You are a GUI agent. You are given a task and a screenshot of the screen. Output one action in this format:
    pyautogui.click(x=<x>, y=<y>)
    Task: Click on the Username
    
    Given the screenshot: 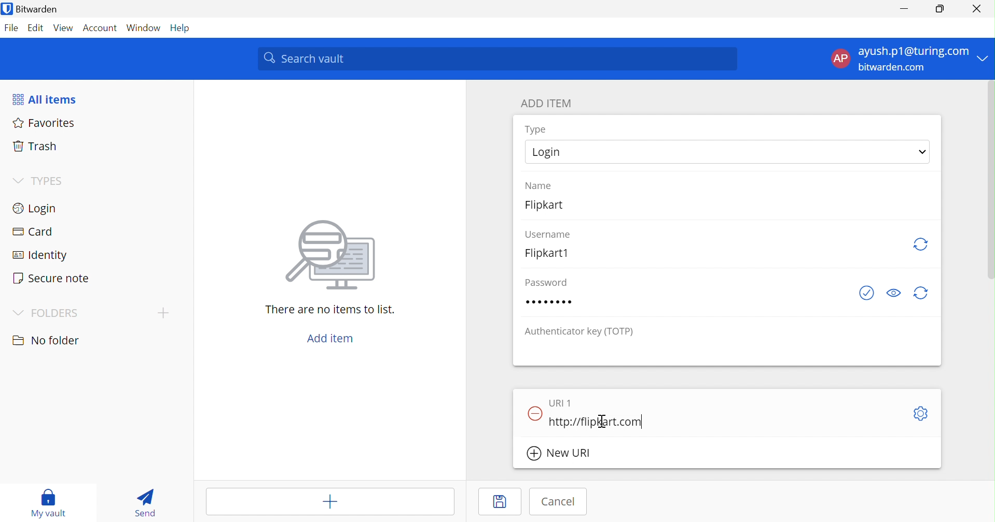 What is the action you would take?
    pyautogui.click(x=548, y=233)
    